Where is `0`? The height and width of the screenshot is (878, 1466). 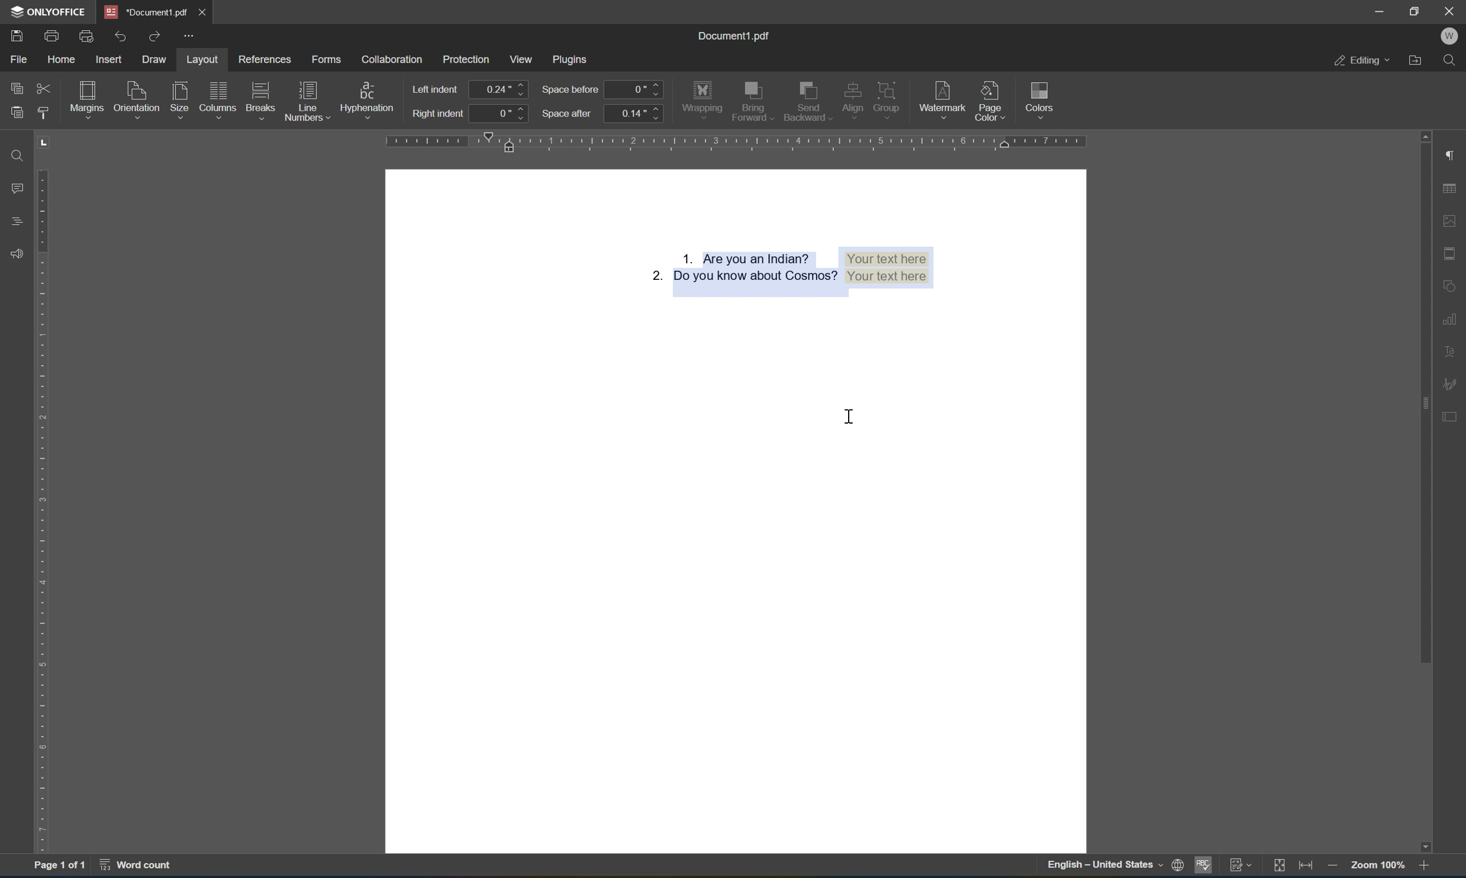
0 is located at coordinates (635, 88).